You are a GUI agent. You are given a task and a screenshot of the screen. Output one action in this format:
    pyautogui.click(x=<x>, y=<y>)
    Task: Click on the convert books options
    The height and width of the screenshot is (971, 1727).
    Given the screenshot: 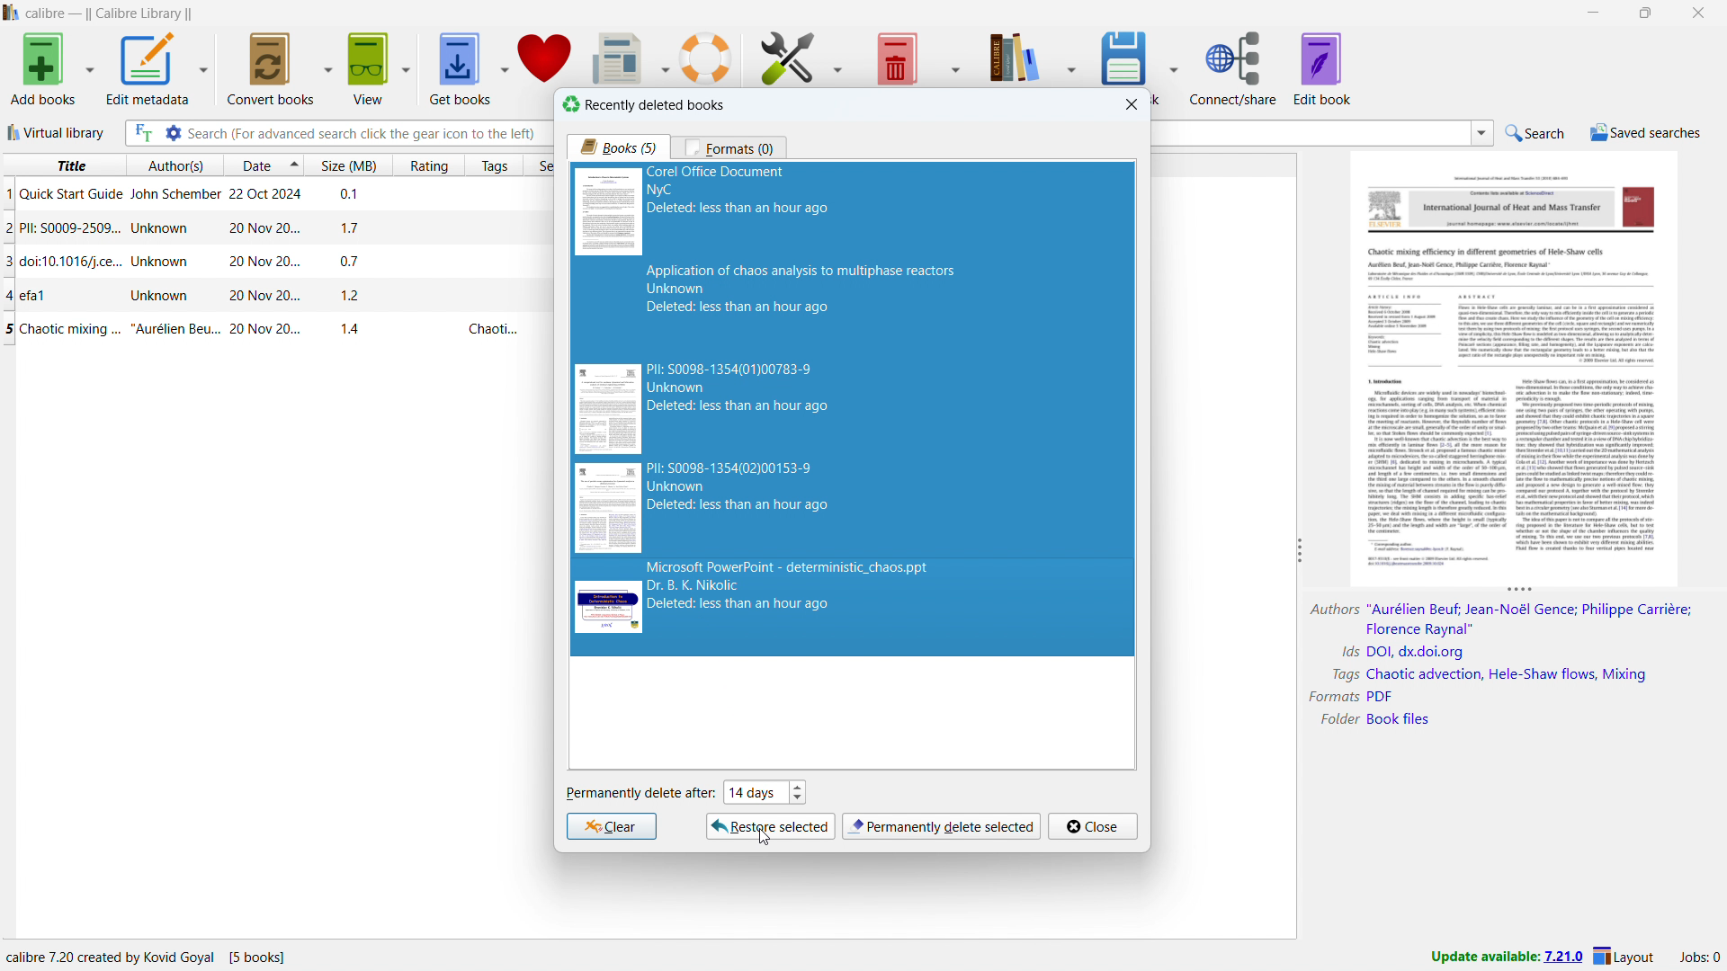 What is the action you would take?
    pyautogui.click(x=327, y=68)
    